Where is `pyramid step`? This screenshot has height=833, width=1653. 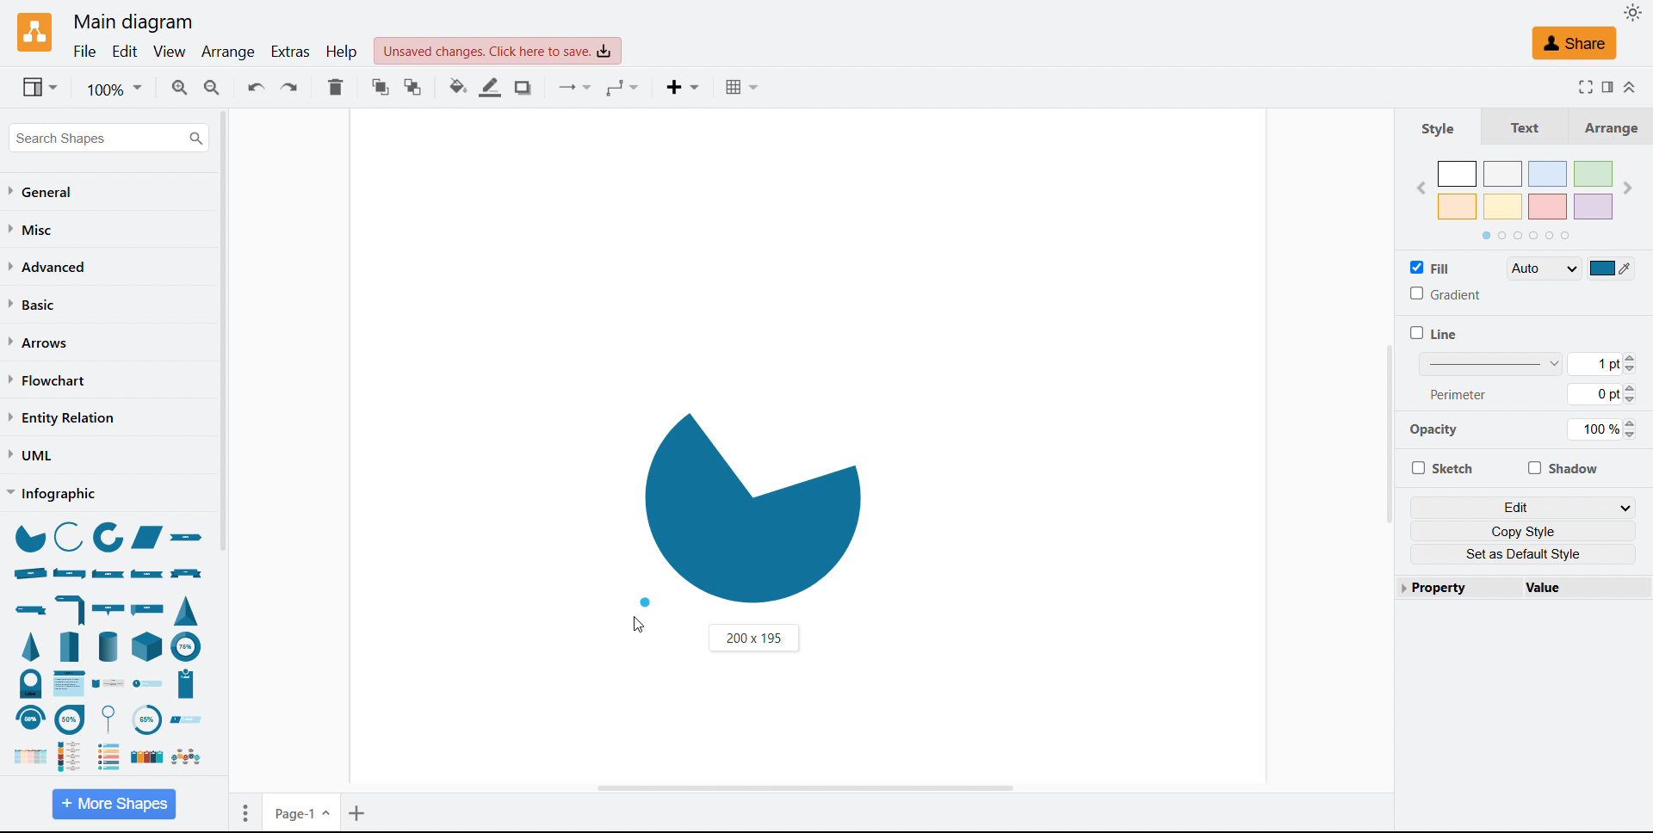 pyramid step is located at coordinates (71, 645).